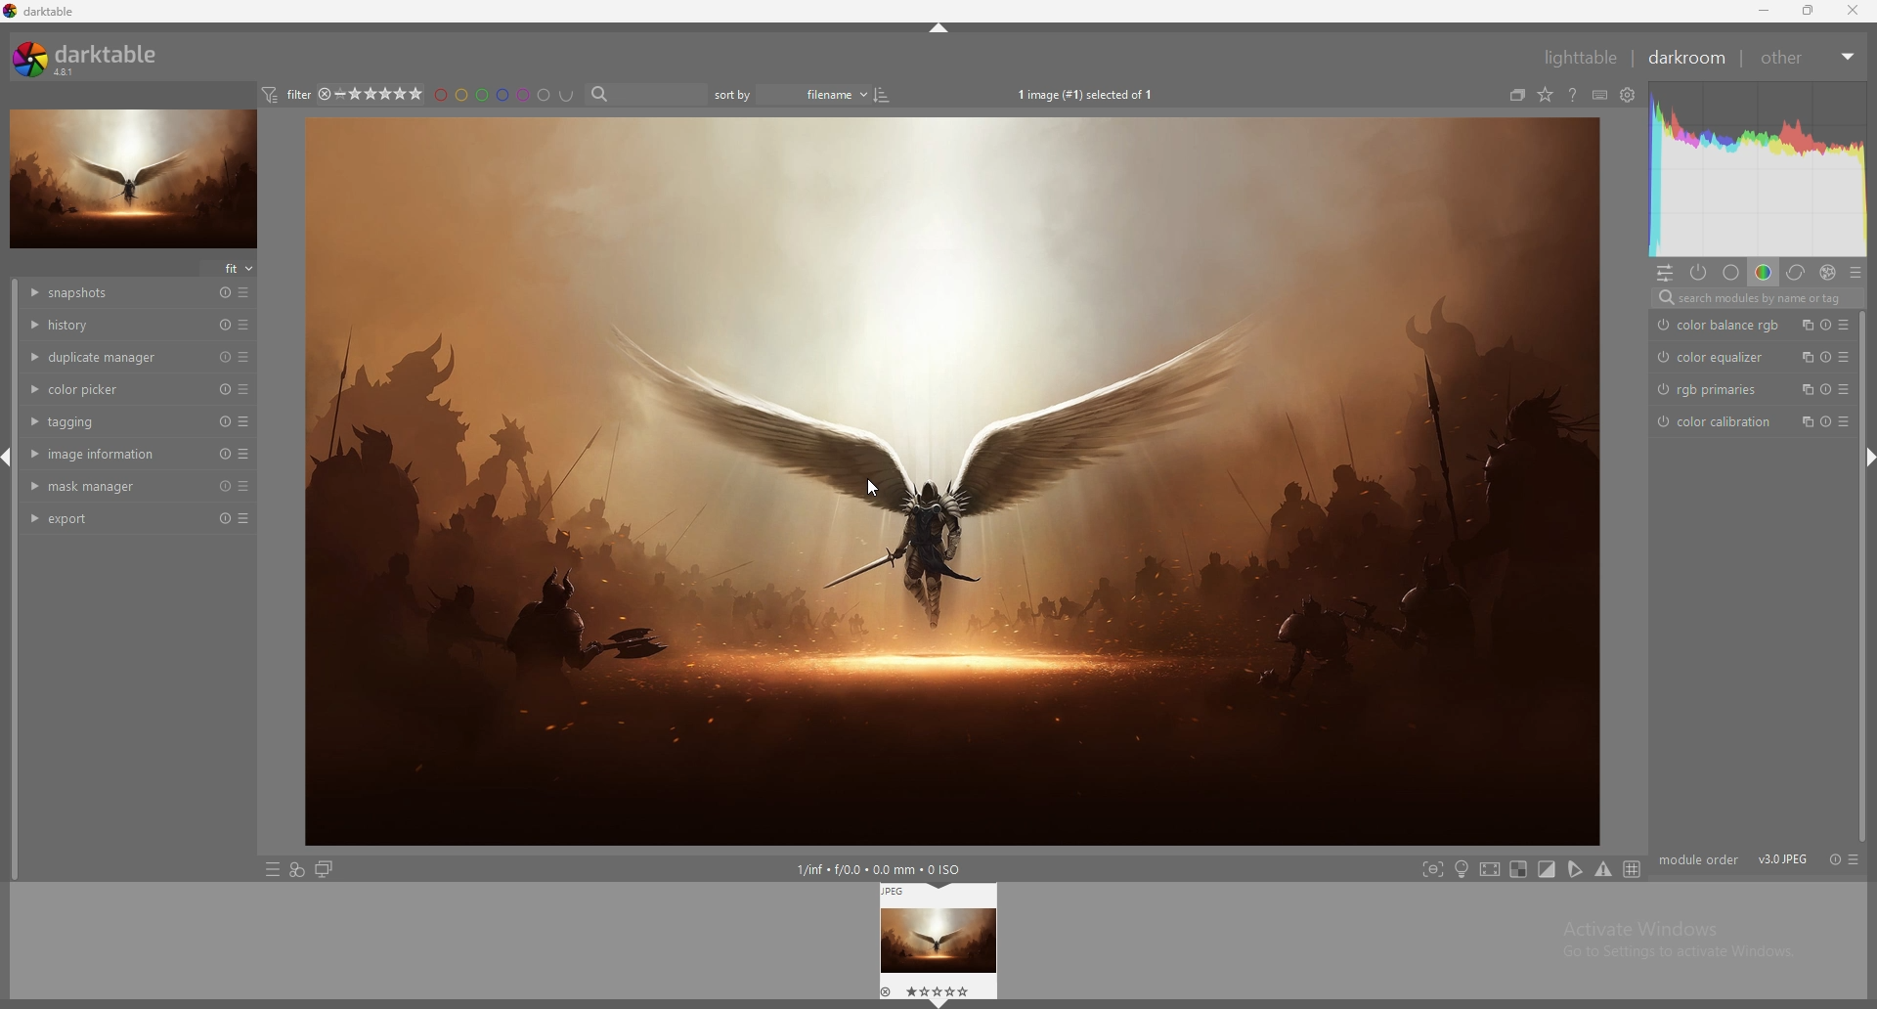 This screenshot has height=1009, width=1877. I want to click on photo preview, so click(939, 941).